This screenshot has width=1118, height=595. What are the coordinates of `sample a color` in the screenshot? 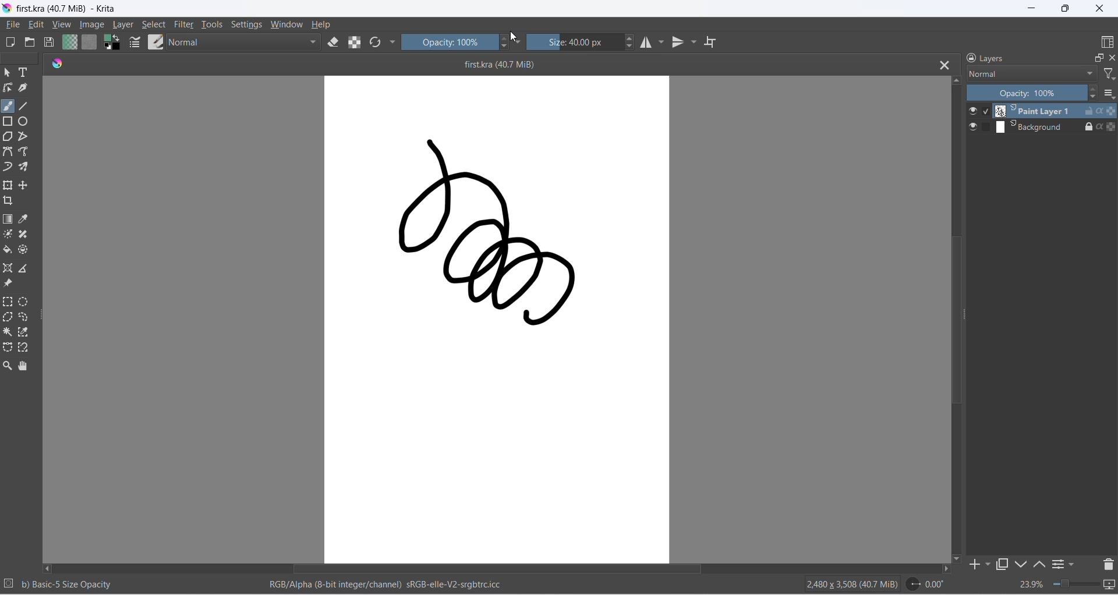 It's located at (23, 218).